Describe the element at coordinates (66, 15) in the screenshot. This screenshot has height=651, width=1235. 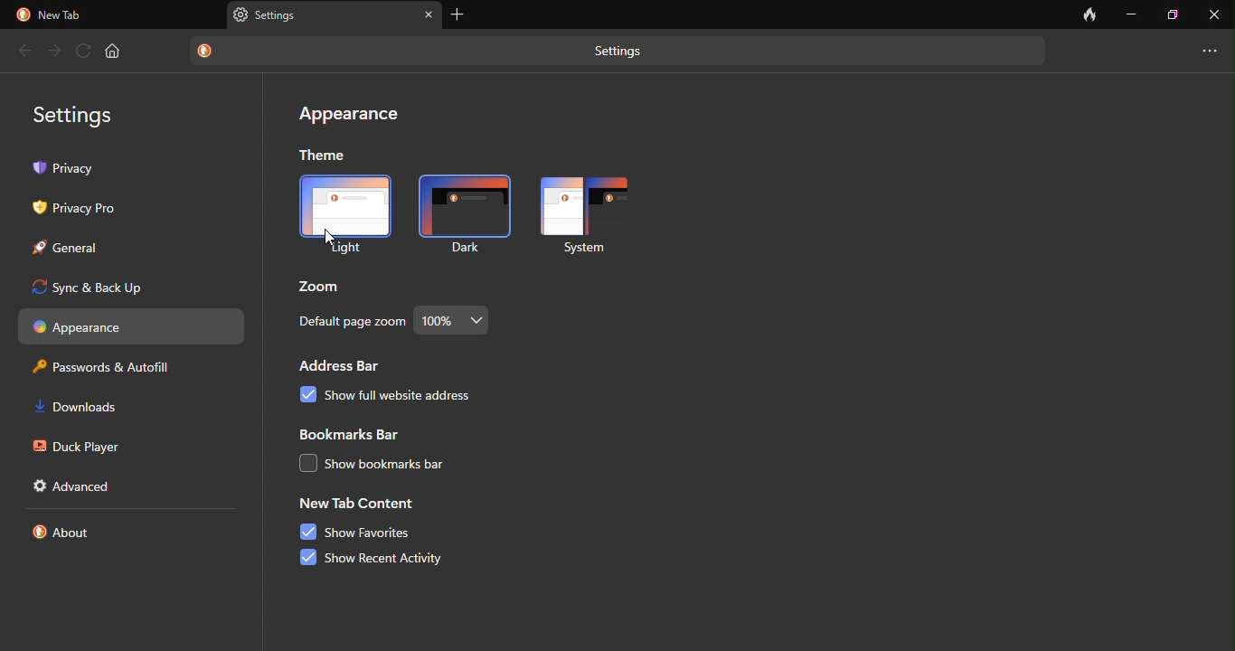
I see `new tab ` at that location.